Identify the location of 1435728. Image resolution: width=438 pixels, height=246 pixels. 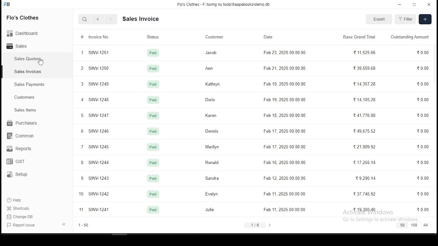
(368, 83).